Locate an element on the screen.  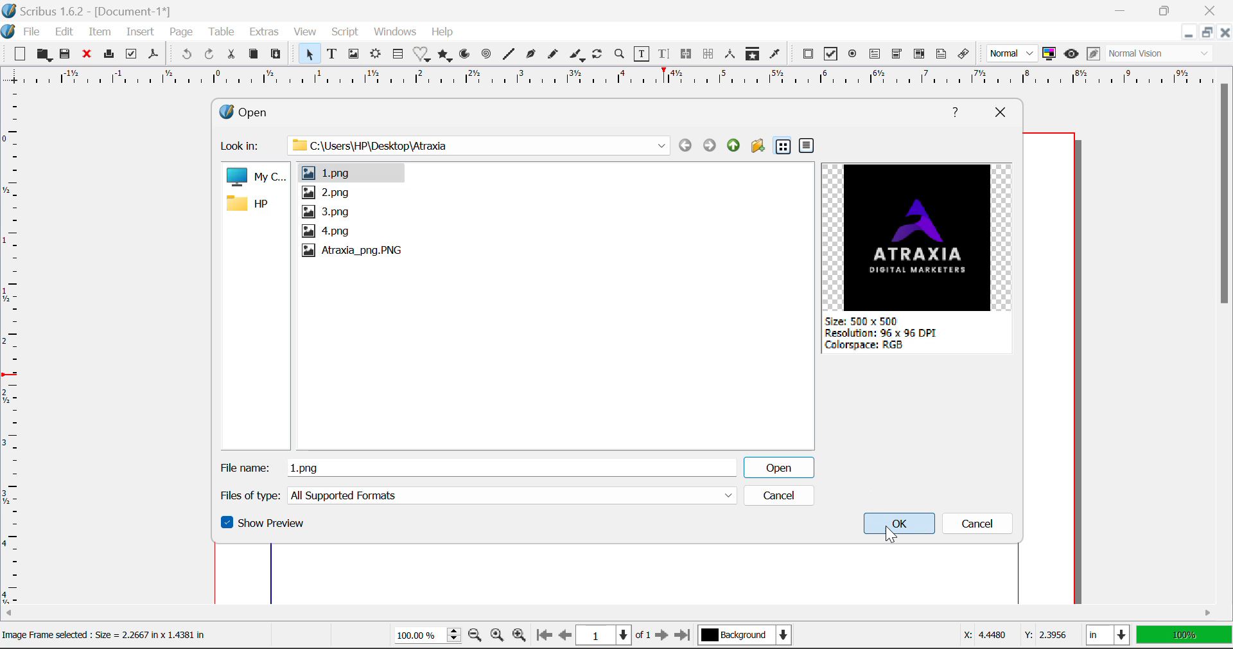
Files of type: is located at coordinates (249, 495).